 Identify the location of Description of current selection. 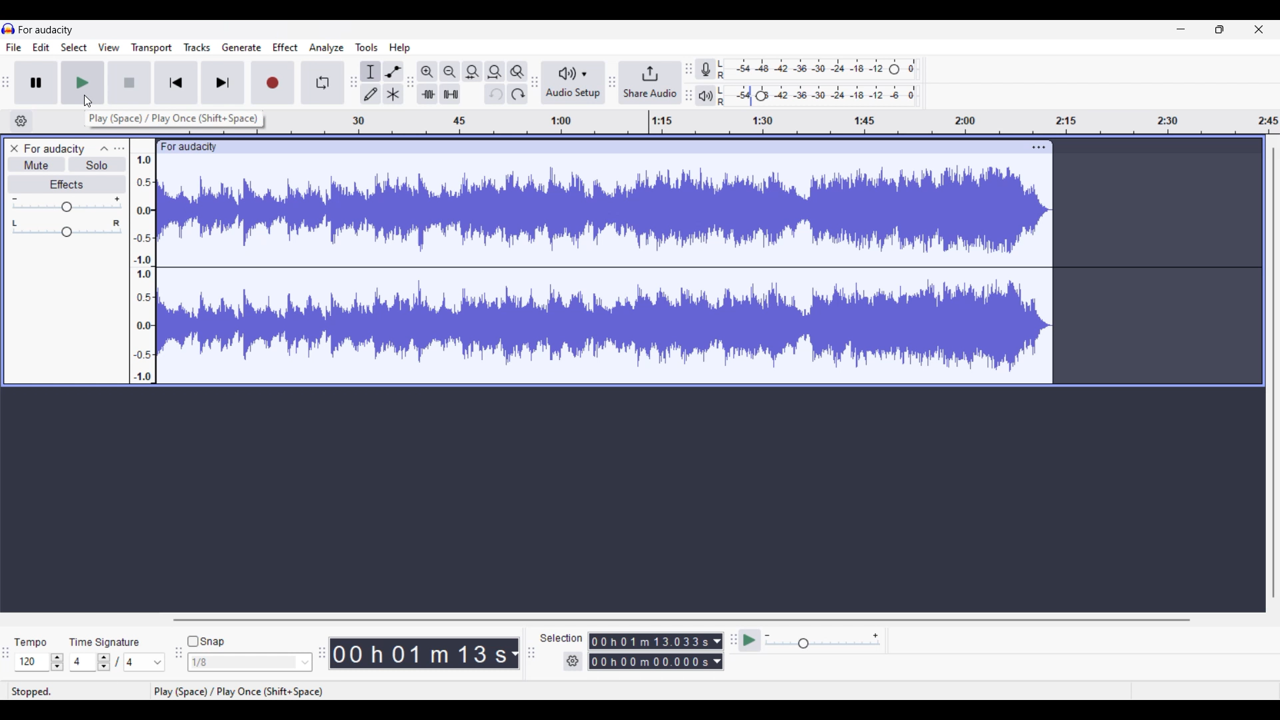
(174, 118).